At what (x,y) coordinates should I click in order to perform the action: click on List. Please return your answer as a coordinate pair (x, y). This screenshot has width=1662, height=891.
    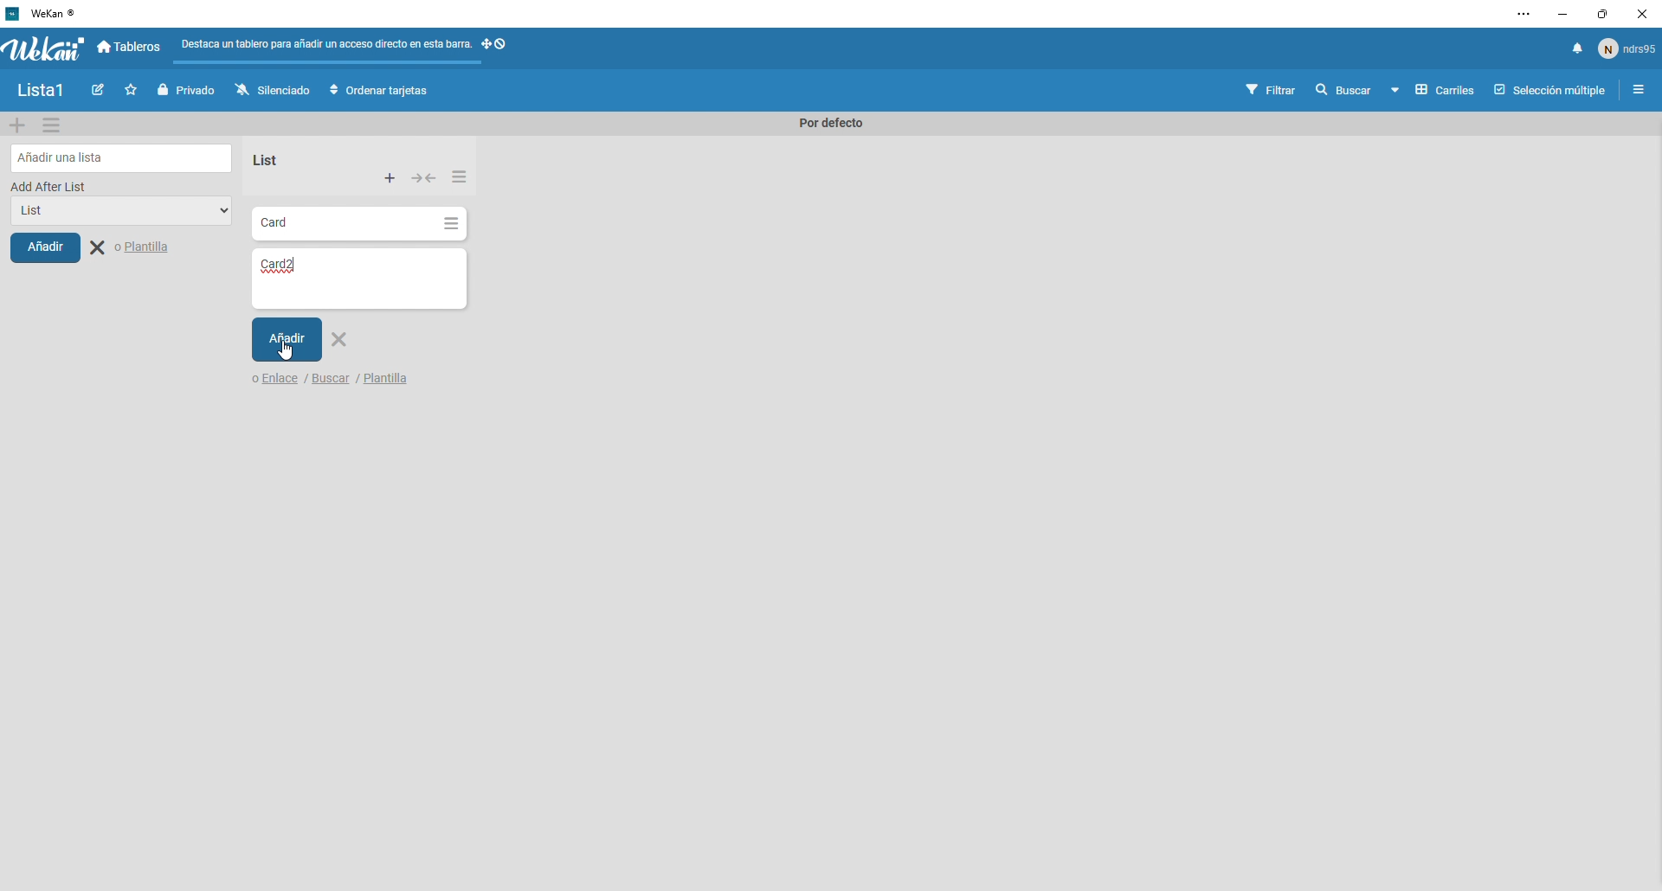
    Looking at the image, I should click on (114, 213).